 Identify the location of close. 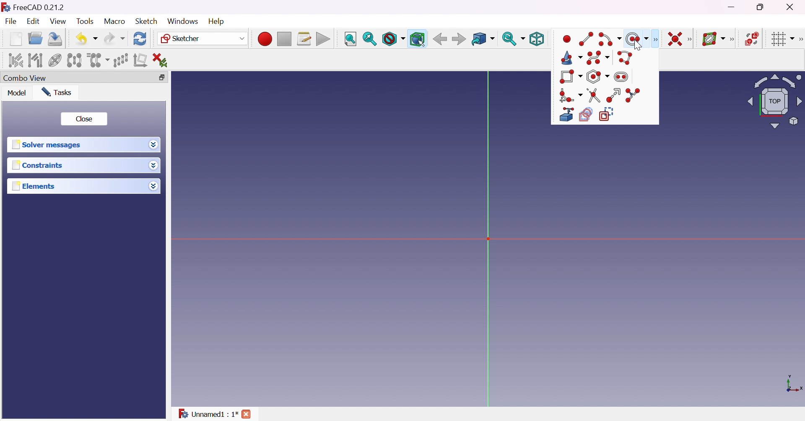
(248, 414).